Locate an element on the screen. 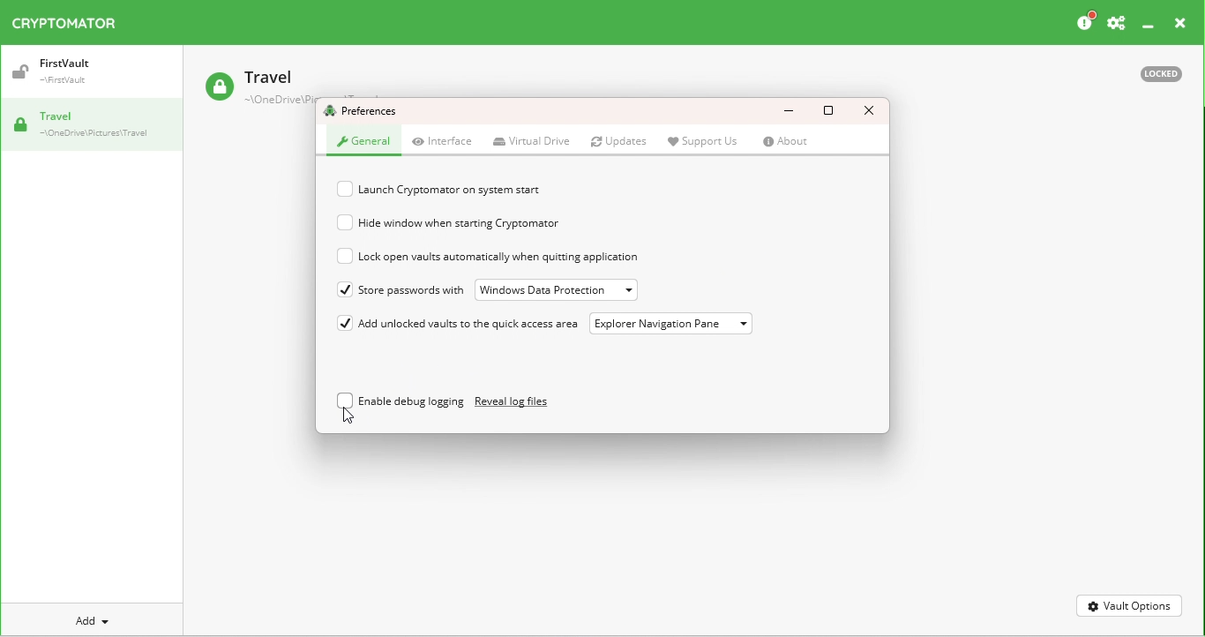  Drop down menu is located at coordinates (557, 289).